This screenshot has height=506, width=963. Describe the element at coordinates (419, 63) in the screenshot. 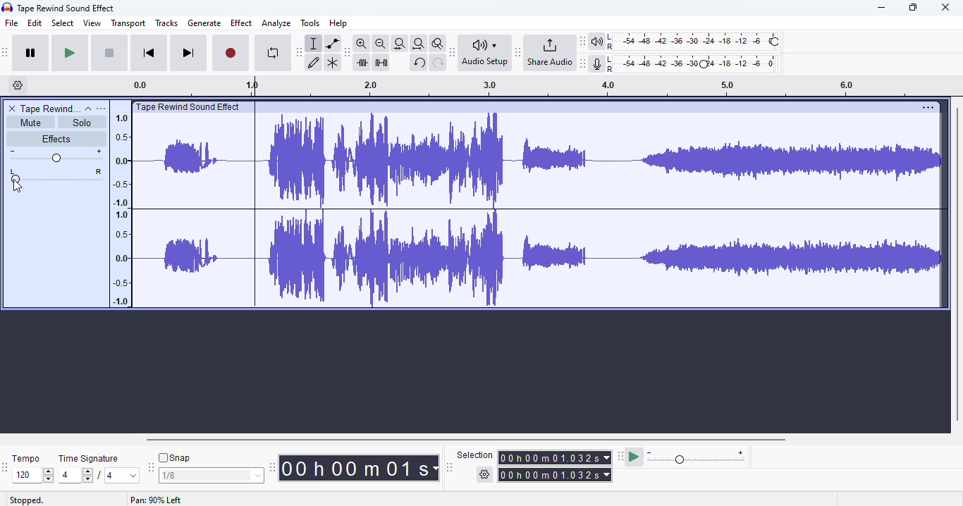

I see `undo` at that location.